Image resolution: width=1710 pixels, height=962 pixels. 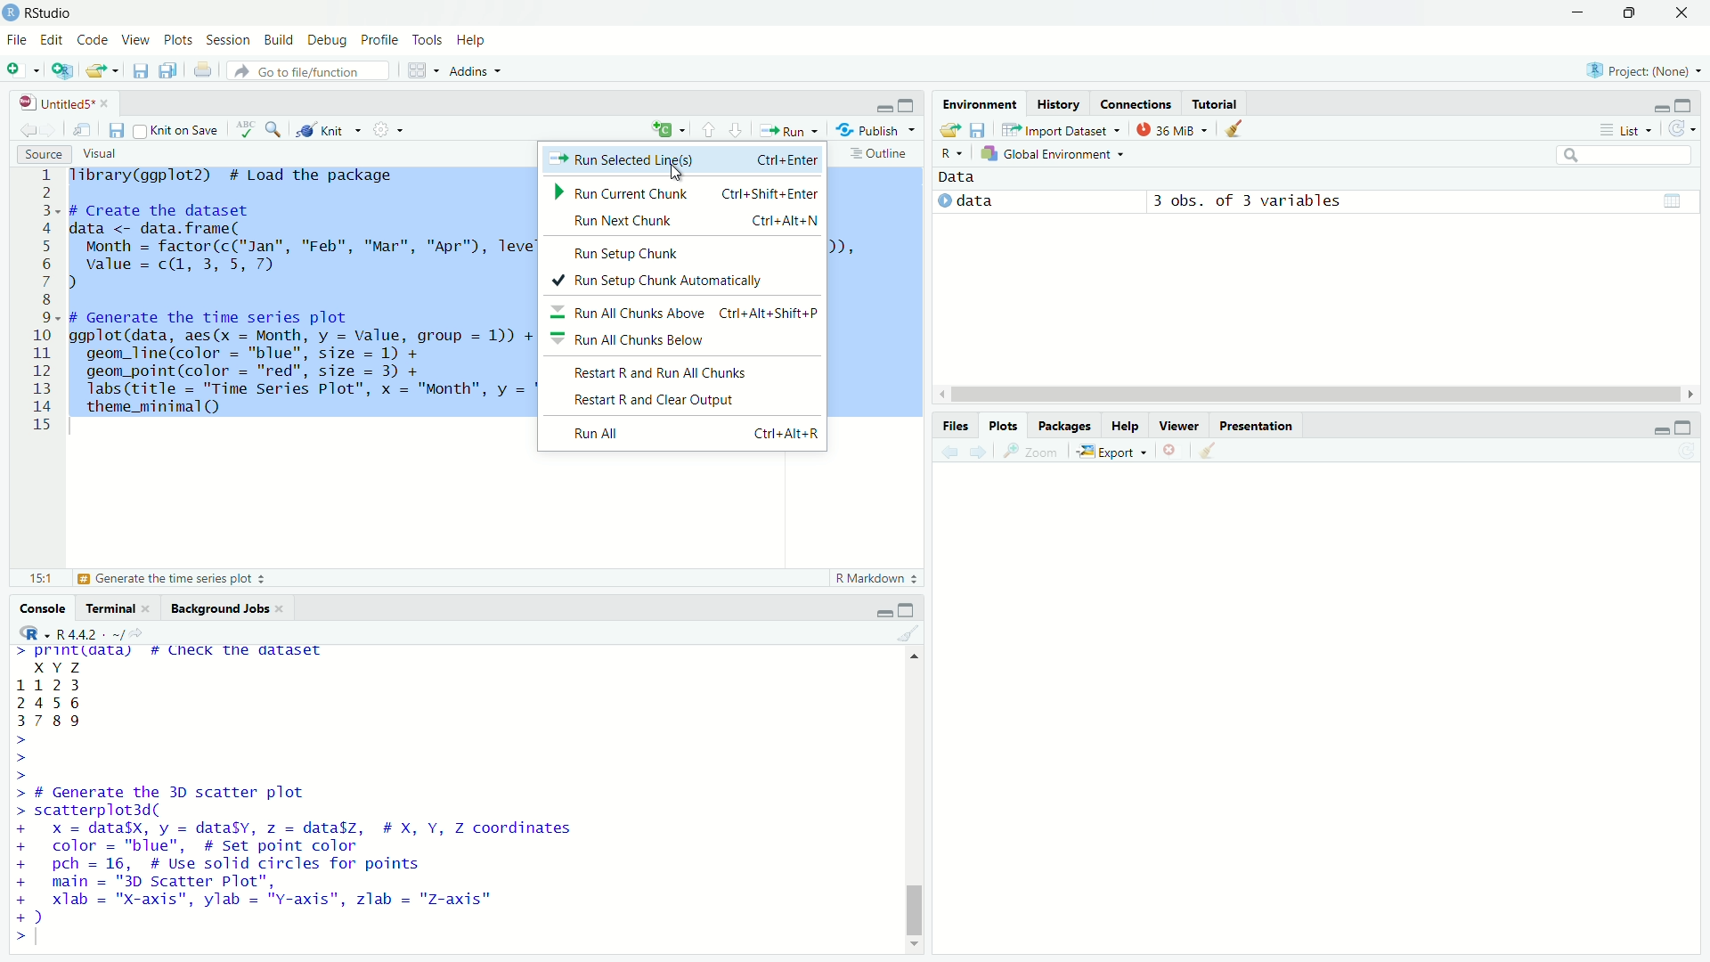 I want to click on profile, so click(x=381, y=40).